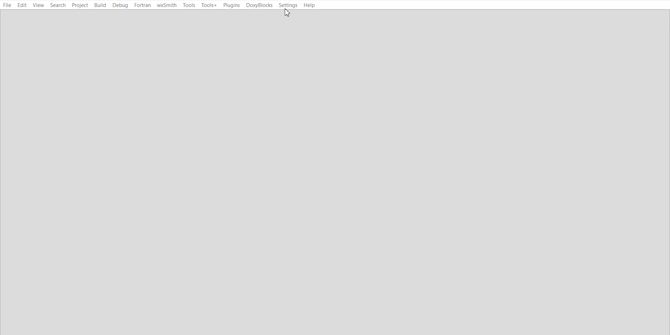 The image size is (670, 335). What do you see at coordinates (259, 5) in the screenshot?
I see `DoxyBlocks` at bounding box center [259, 5].